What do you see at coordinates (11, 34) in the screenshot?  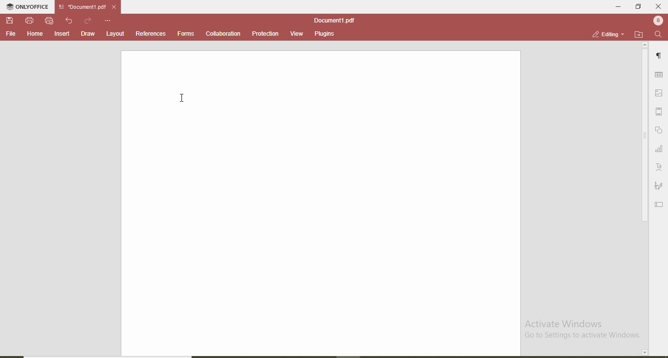 I see `file` at bounding box center [11, 34].